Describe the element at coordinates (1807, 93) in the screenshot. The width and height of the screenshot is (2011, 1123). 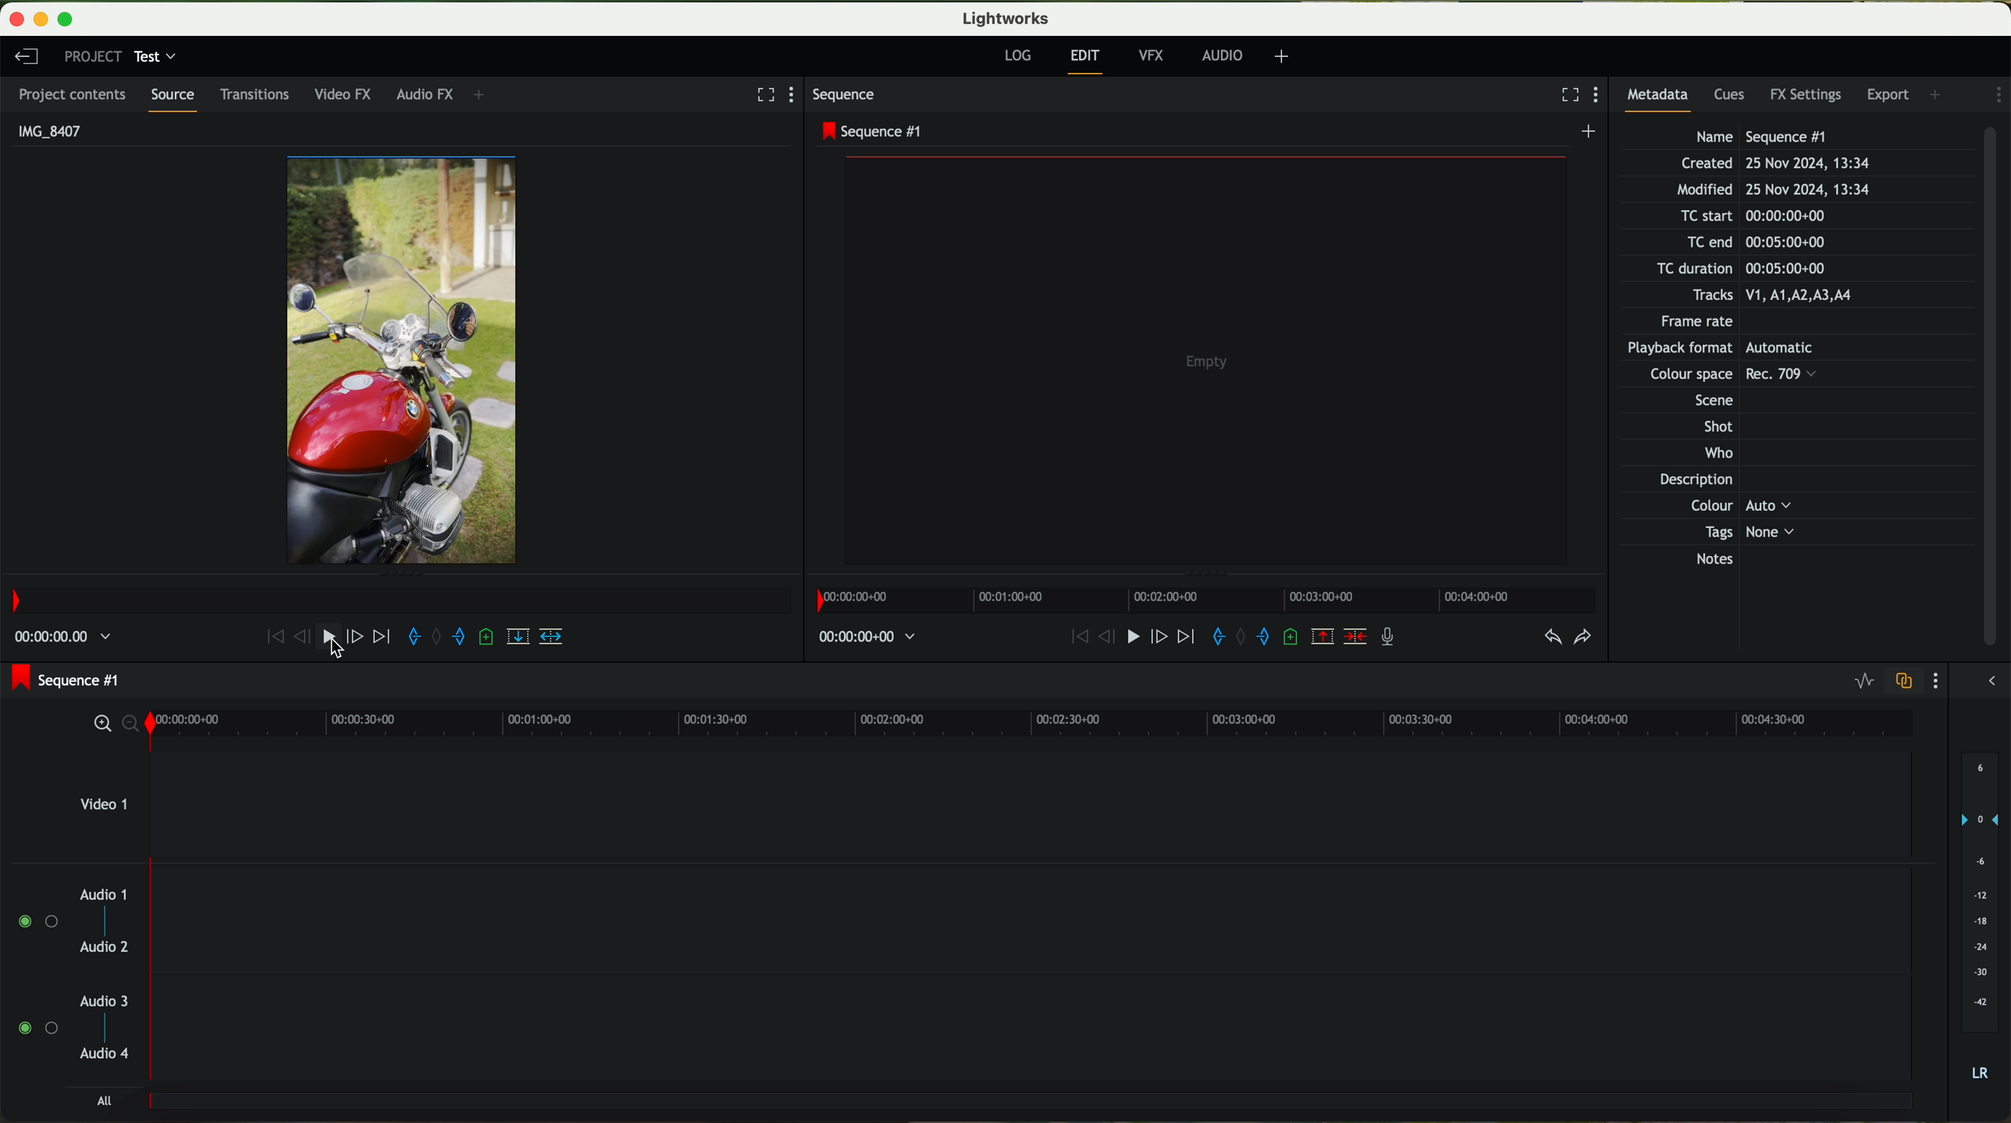
I see `FX settings` at that location.